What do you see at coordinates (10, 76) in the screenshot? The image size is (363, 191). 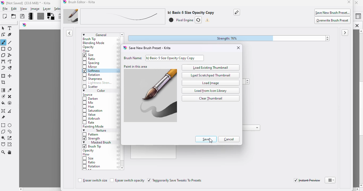 I see `move a layer` at bounding box center [10, 76].